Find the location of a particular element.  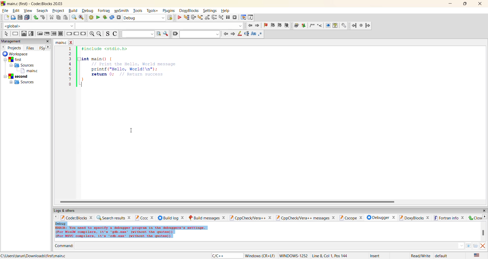

previous is located at coordinates (56, 217).